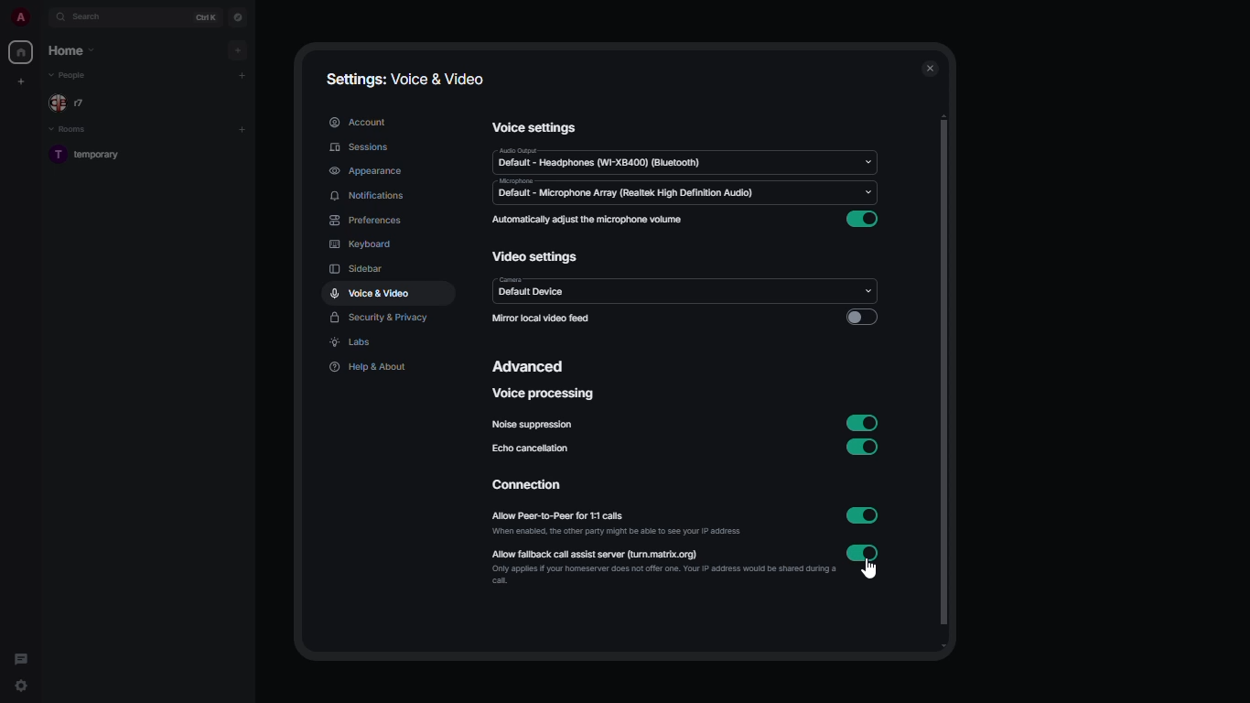  Describe the element at coordinates (86, 16) in the screenshot. I see `search` at that location.